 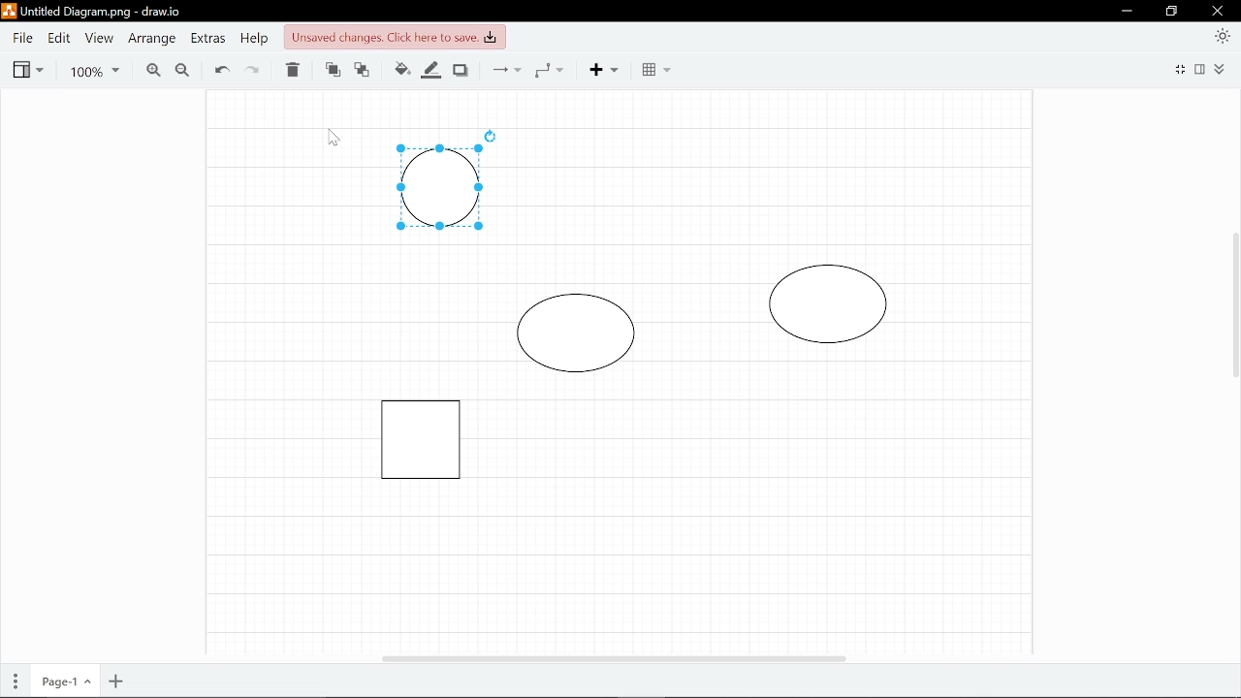 What do you see at coordinates (366, 71) in the screenshot?
I see `To bak` at bounding box center [366, 71].